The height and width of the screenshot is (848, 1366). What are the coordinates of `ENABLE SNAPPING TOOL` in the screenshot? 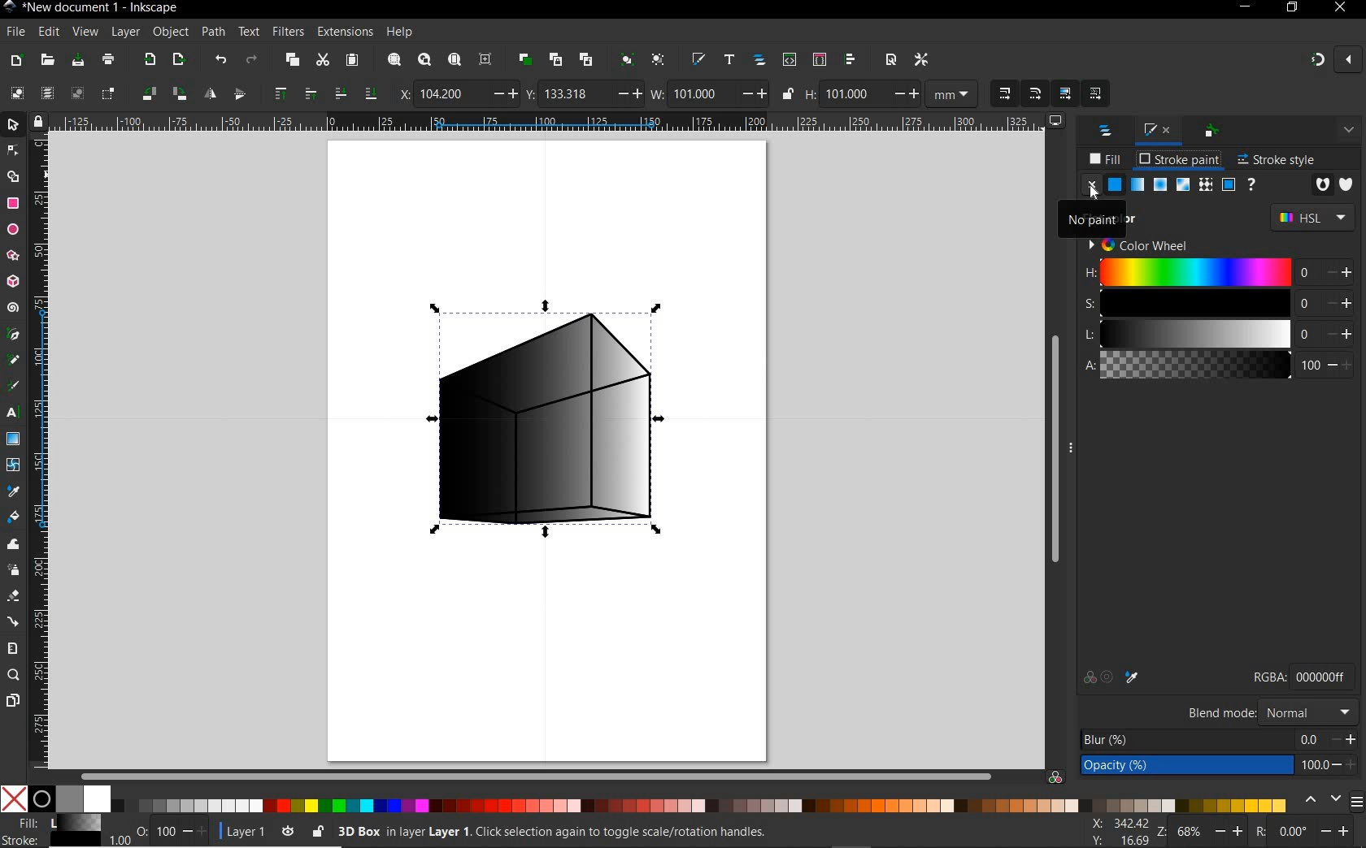 It's located at (1318, 60).